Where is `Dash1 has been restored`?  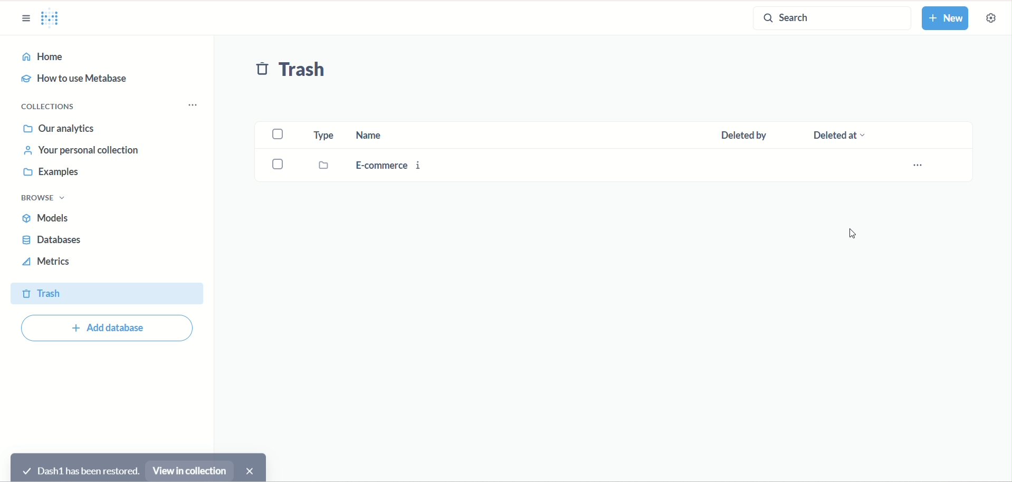
Dash1 has been restored is located at coordinates (81, 469).